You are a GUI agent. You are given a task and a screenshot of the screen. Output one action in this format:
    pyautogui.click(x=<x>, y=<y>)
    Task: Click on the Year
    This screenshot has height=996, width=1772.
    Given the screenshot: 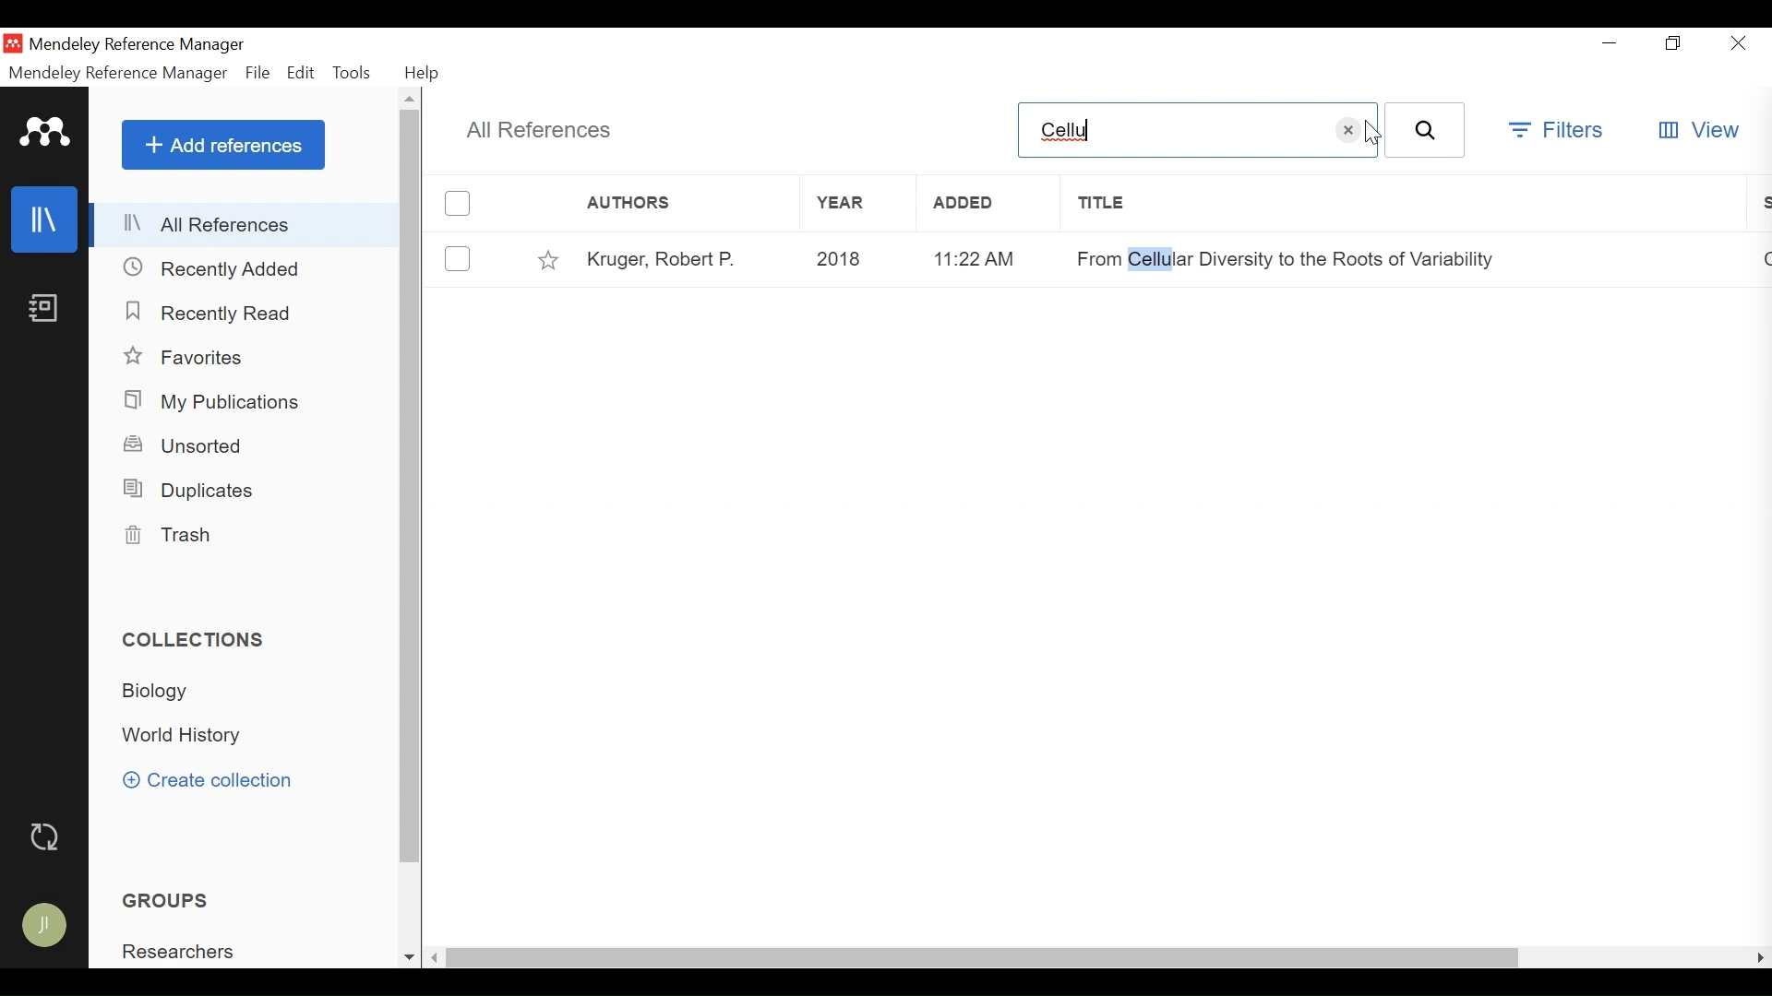 What is the action you would take?
    pyautogui.click(x=857, y=203)
    